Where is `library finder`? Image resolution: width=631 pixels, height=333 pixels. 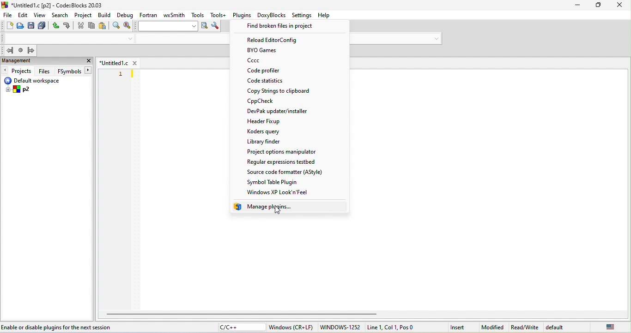
library finder is located at coordinates (283, 142).